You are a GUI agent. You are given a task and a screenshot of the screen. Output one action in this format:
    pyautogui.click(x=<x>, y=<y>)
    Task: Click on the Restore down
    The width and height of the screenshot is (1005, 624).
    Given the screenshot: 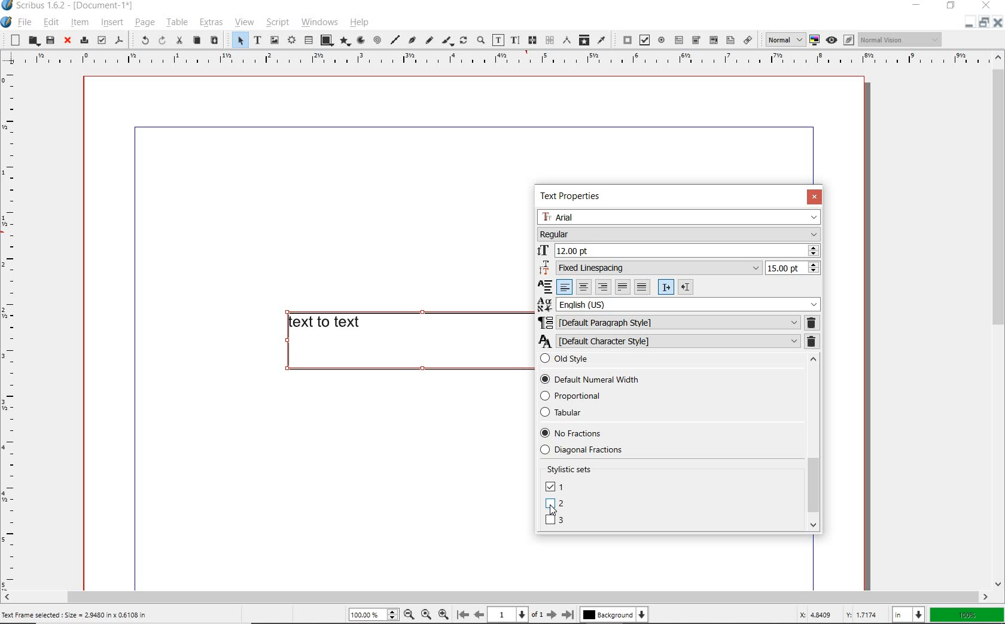 What is the action you would take?
    pyautogui.click(x=967, y=23)
    